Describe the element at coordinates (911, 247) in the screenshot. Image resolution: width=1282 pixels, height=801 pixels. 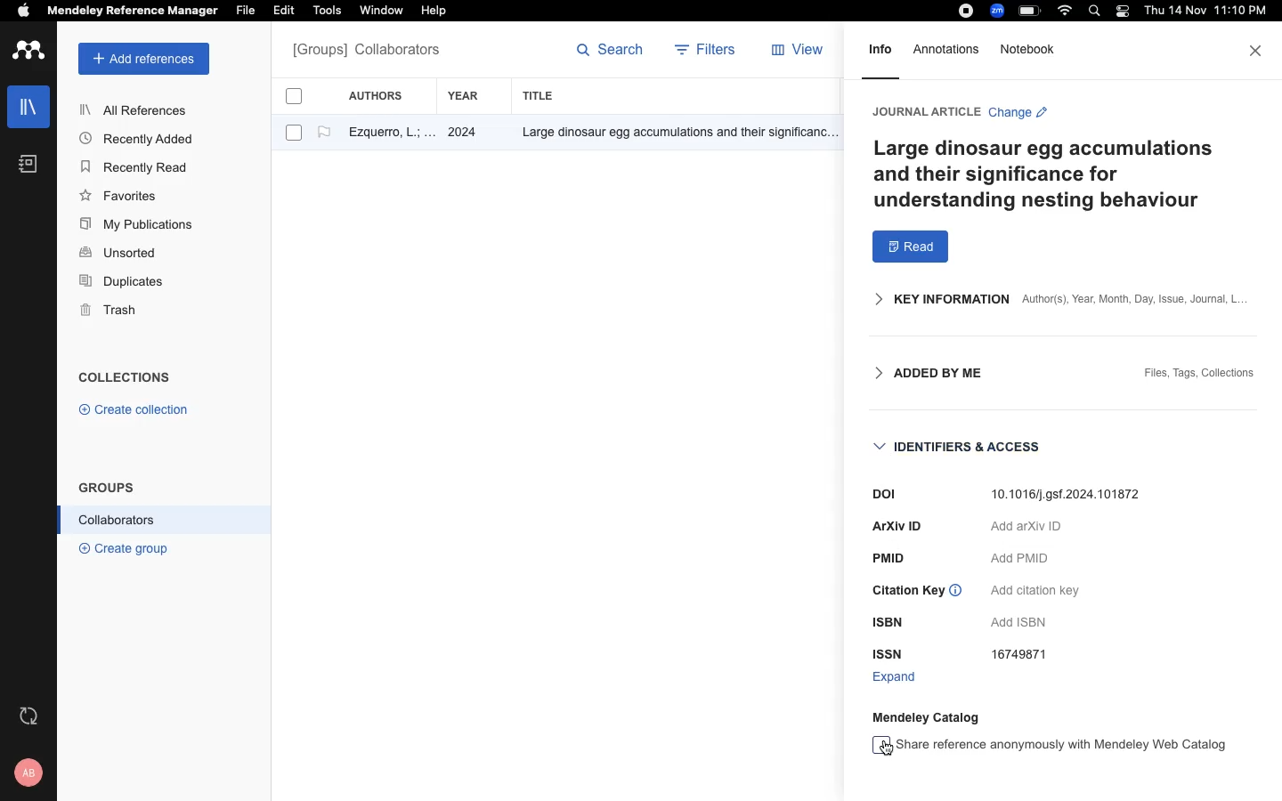
I see `read` at that location.